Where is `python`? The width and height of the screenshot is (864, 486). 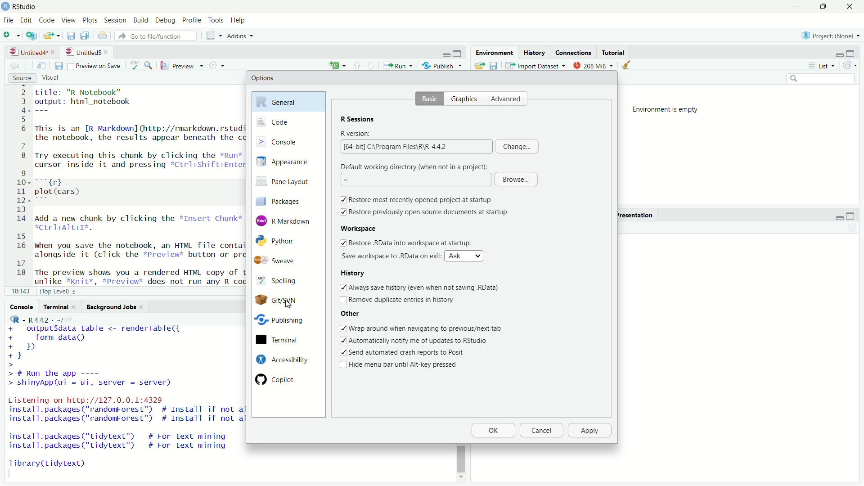 python is located at coordinates (283, 241).